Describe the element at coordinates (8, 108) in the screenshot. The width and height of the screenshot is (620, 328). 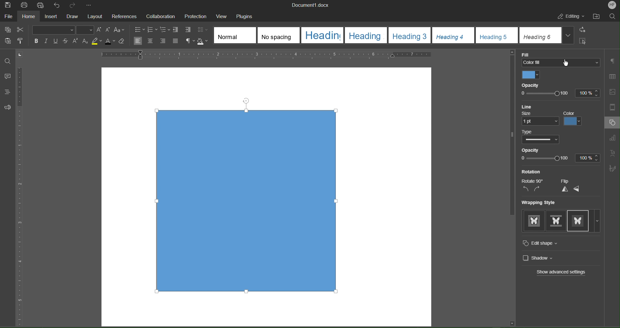
I see `Feedback and Support` at that location.